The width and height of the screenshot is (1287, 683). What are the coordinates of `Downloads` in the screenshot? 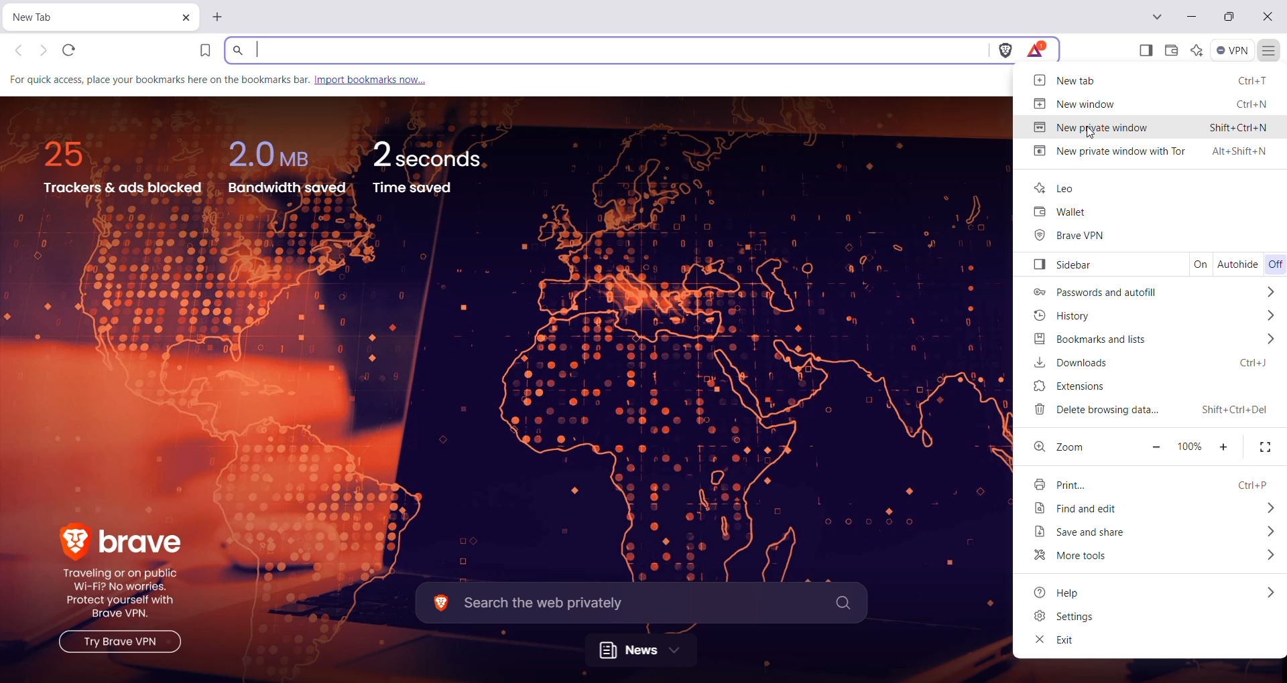 It's located at (1156, 363).